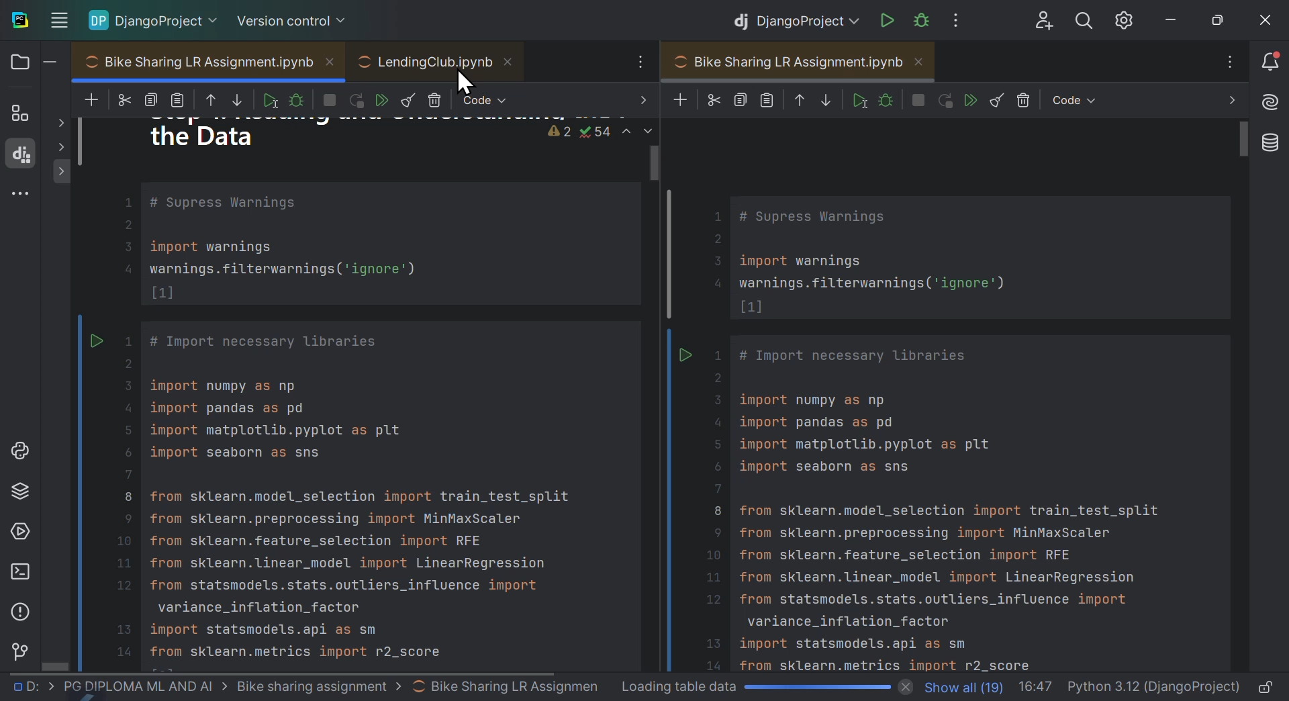 The height and width of the screenshot is (701, 1289). Describe the element at coordinates (1274, 63) in the screenshot. I see `Notifications` at that location.